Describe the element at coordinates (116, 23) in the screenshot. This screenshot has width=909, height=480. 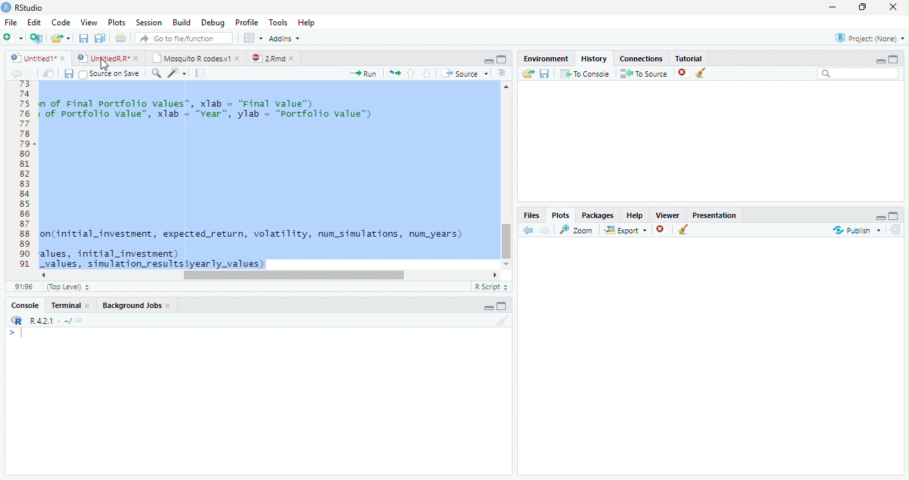
I see `Plots` at that location.